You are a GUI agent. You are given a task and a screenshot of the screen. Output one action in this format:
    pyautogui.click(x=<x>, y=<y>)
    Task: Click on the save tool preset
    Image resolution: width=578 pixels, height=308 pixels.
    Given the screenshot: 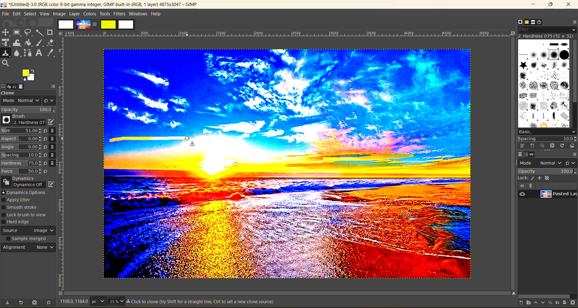 What is the action you would take?
    pyautogui.click(x=7, y=303)
    